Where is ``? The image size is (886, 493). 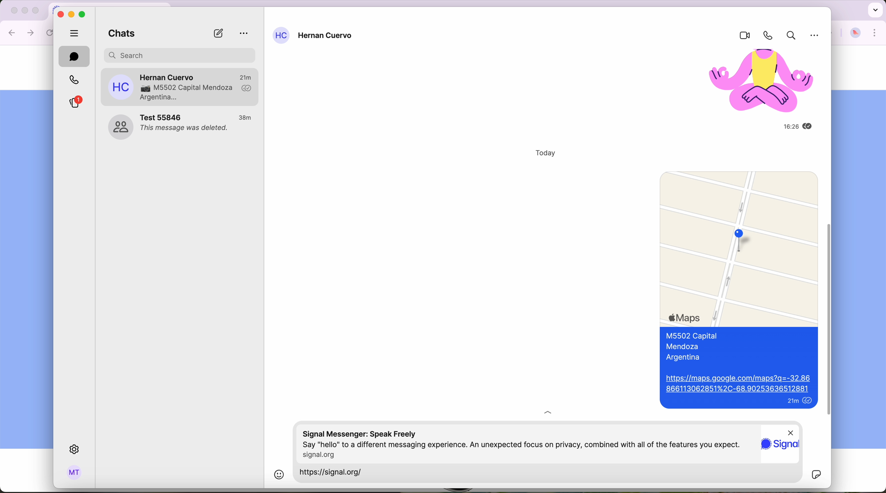  is located at coordinates (830, 339).